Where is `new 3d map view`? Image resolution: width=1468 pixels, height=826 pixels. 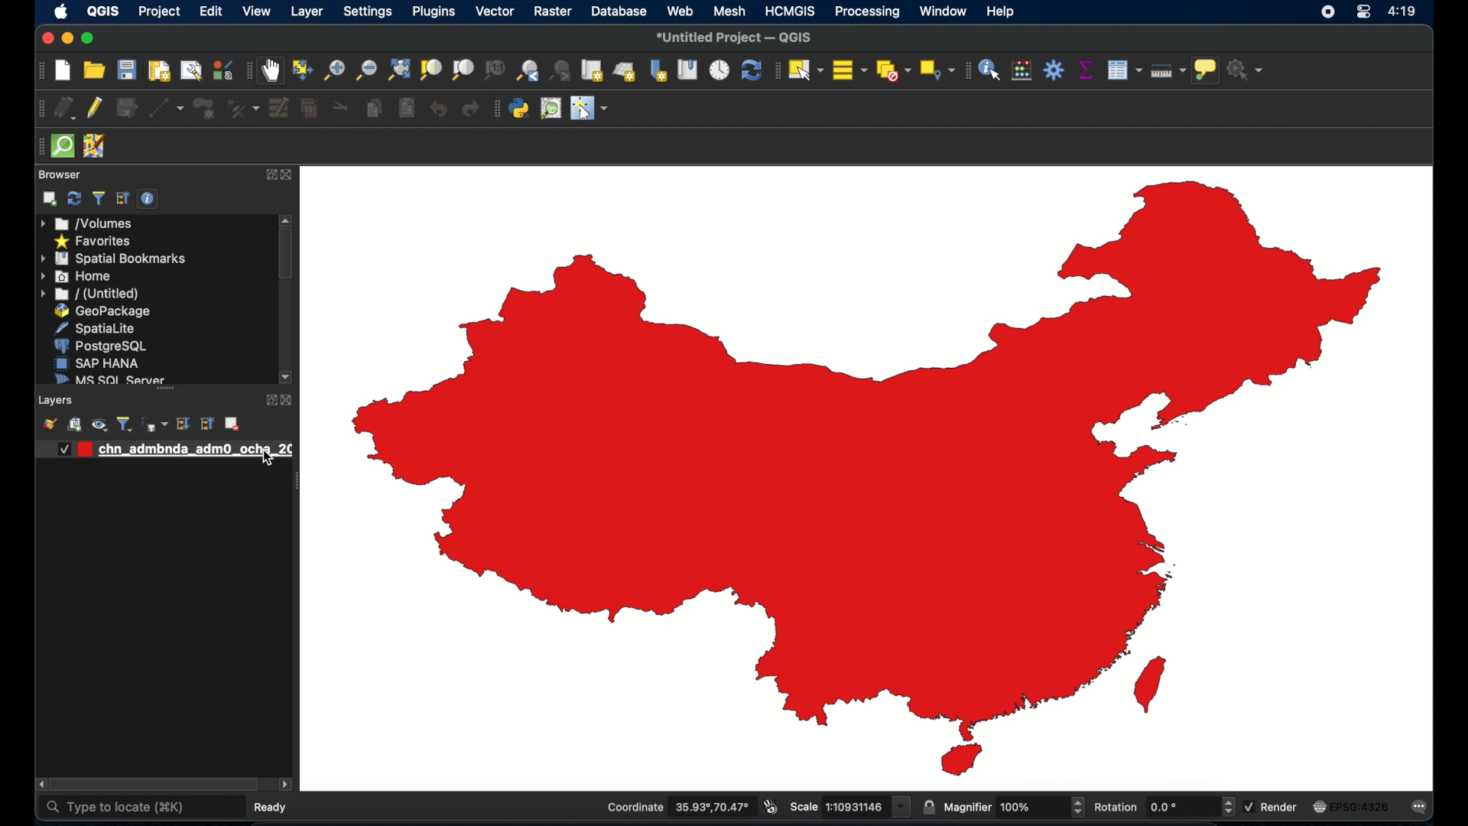
new 3d map view is located at coordinates (625, 72).